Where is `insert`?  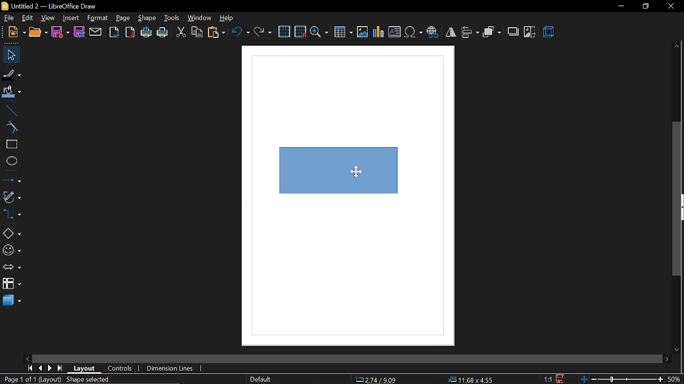 insert is located at coordinates (71, 18).